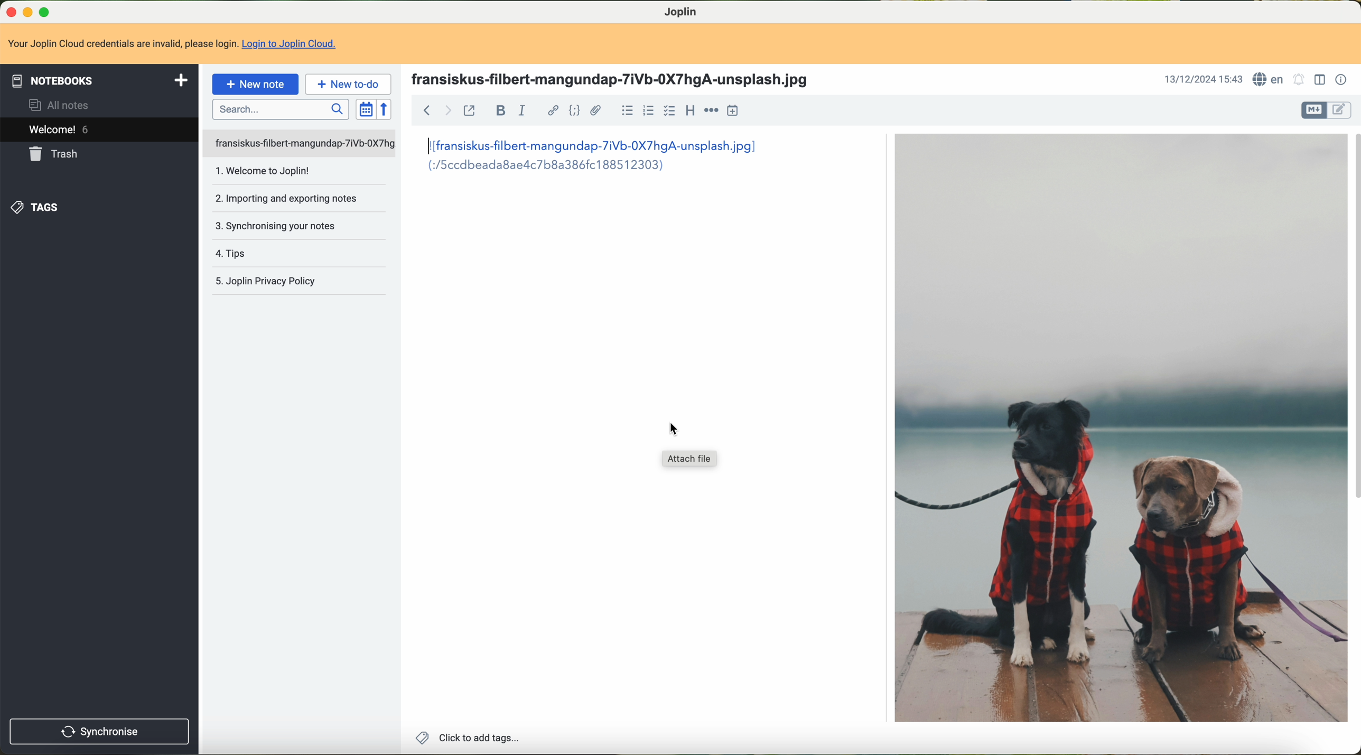 The height and width of the screenshot is (755, 1361). I want to click on reverse sort order, so click(385, 109).